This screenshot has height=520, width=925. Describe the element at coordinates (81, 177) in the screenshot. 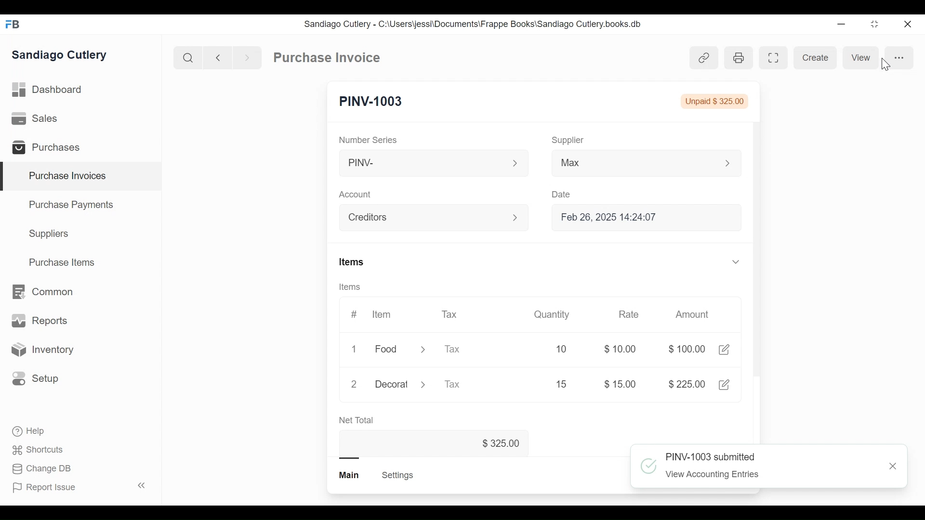

I see `Purchase Invoices` at that location.